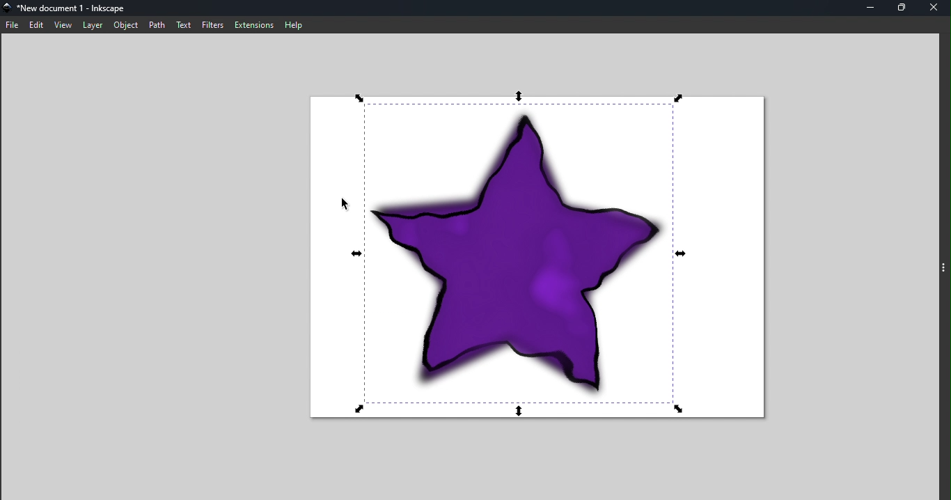 The height and width of the screenshot is (500, 951). Describe the element at coordinates (212, 24) in the screenshot. I see `Filters` at that location.